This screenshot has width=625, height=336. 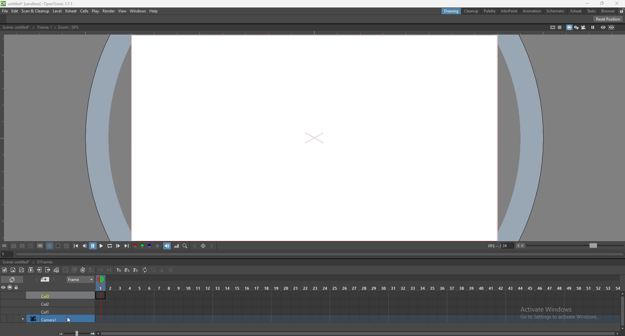 What do you see at coordinates (583, 28) in the screenshot?
I see `camera view` at bounding box center [583, 28].